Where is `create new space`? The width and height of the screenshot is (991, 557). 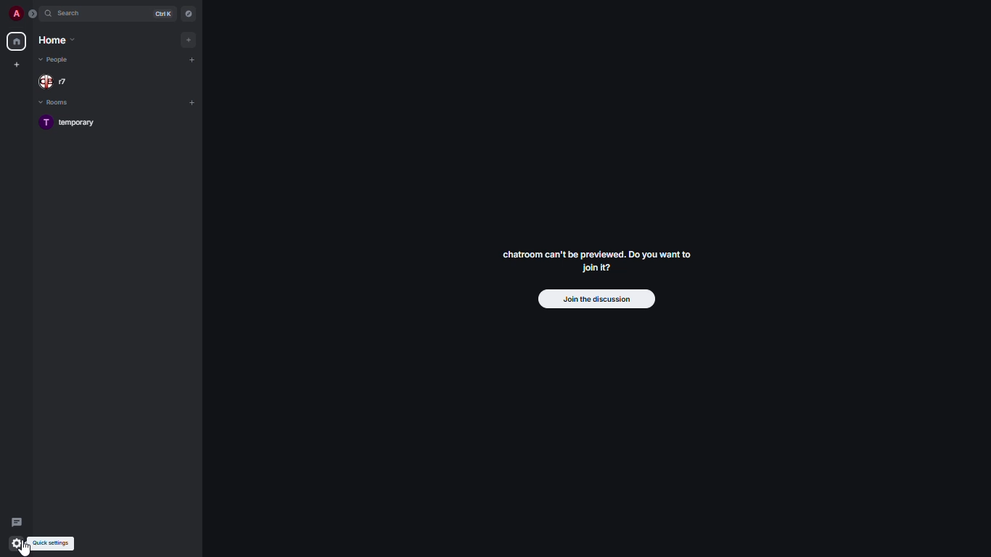 create new space is located at coordinates (17, 64).